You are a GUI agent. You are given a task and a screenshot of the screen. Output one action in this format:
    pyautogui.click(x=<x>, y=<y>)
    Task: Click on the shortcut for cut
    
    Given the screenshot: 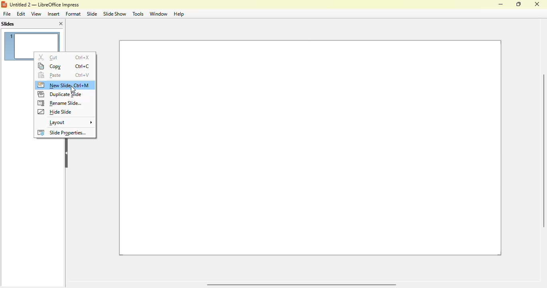 What is the action you would take?
    pyautogui.click(x=83, y=58)
    